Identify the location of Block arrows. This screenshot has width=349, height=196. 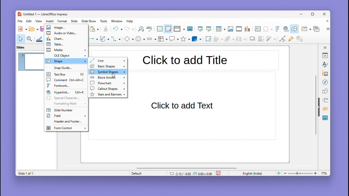
(107, 78).